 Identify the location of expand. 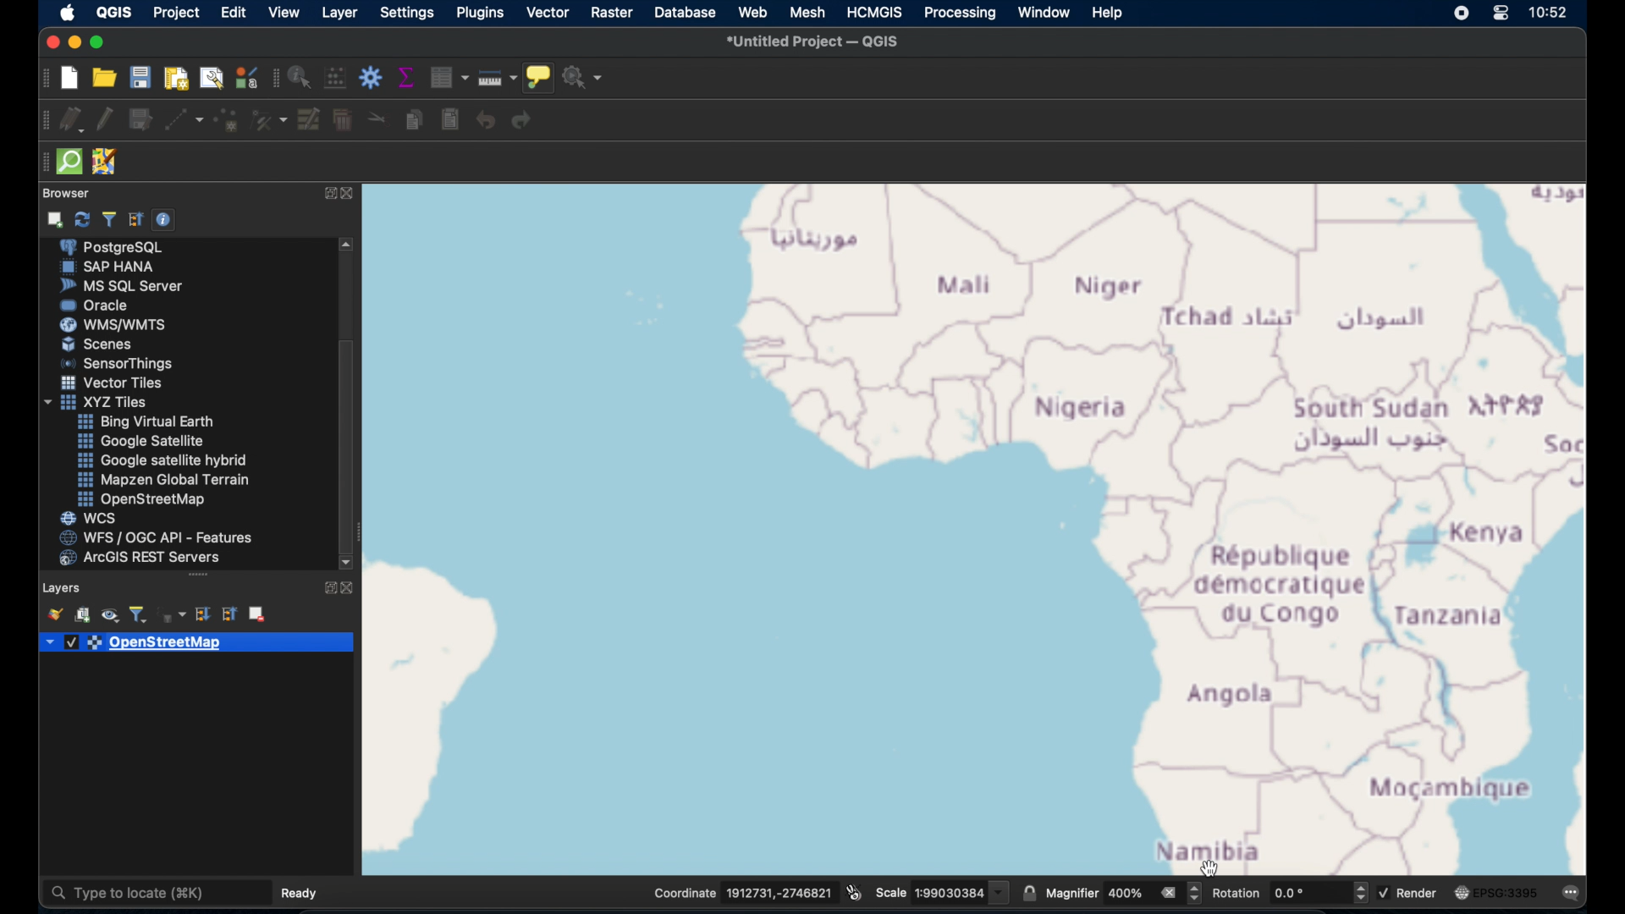
(327, 193).